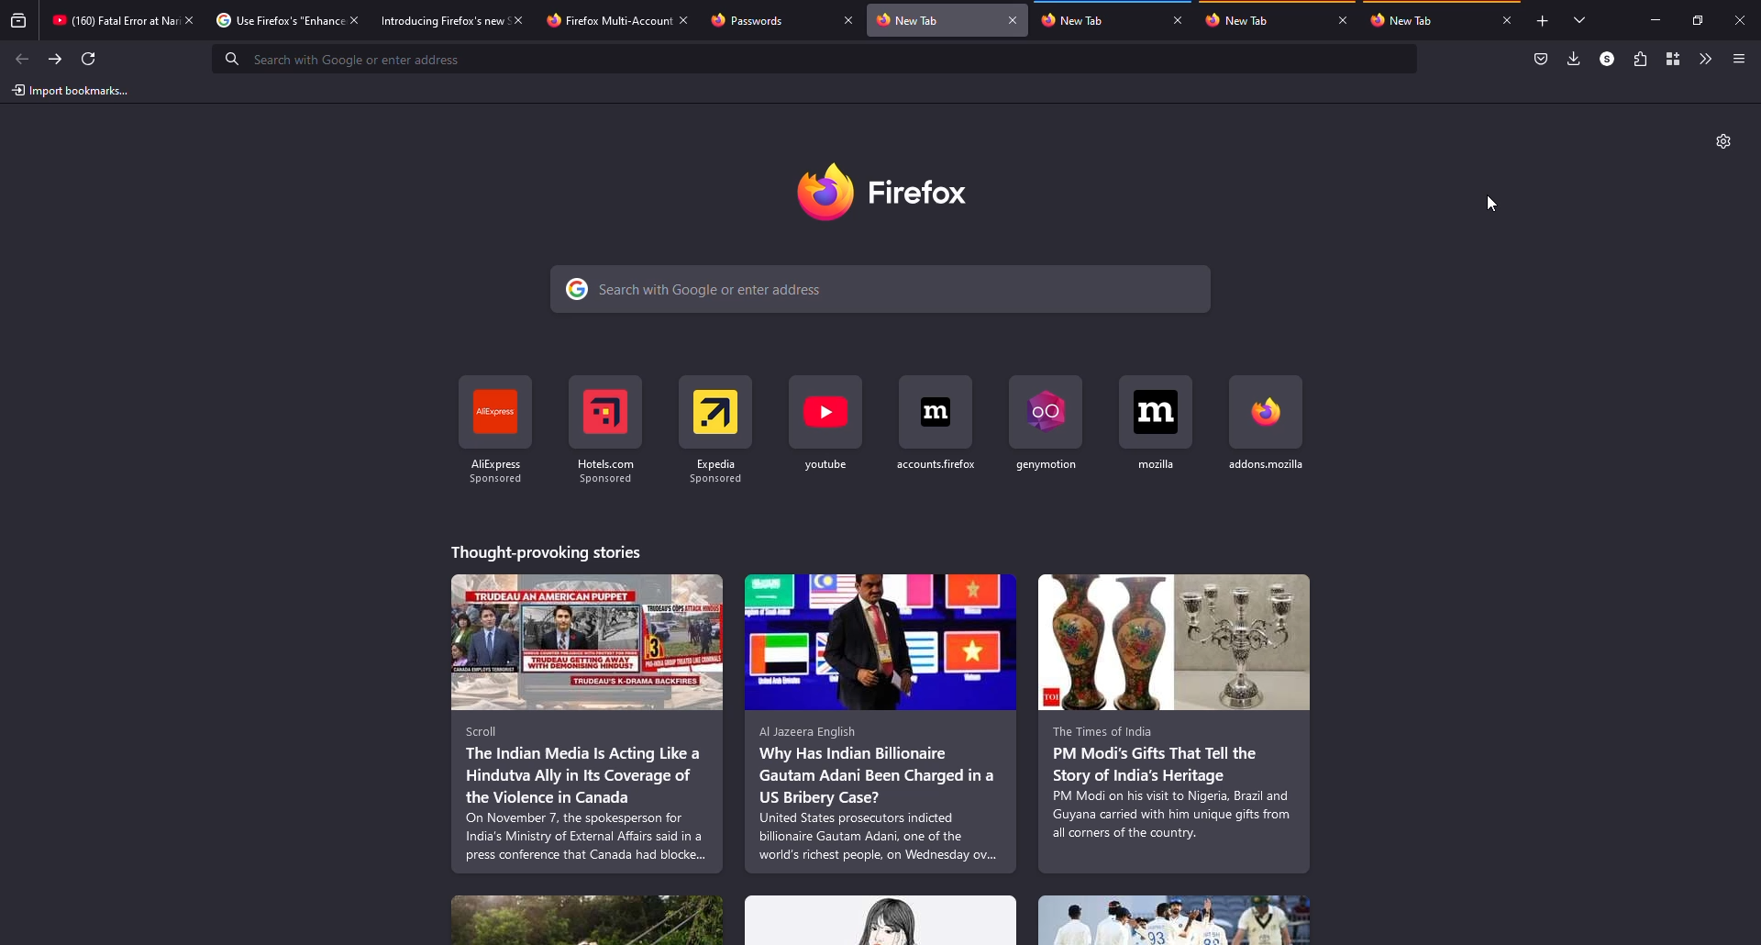 The width and height of the screenshot is (1761, 945). What do you see at coordinates (1674, 59) in the screenshot?
I see `container` at bounding box center [1674, 59].